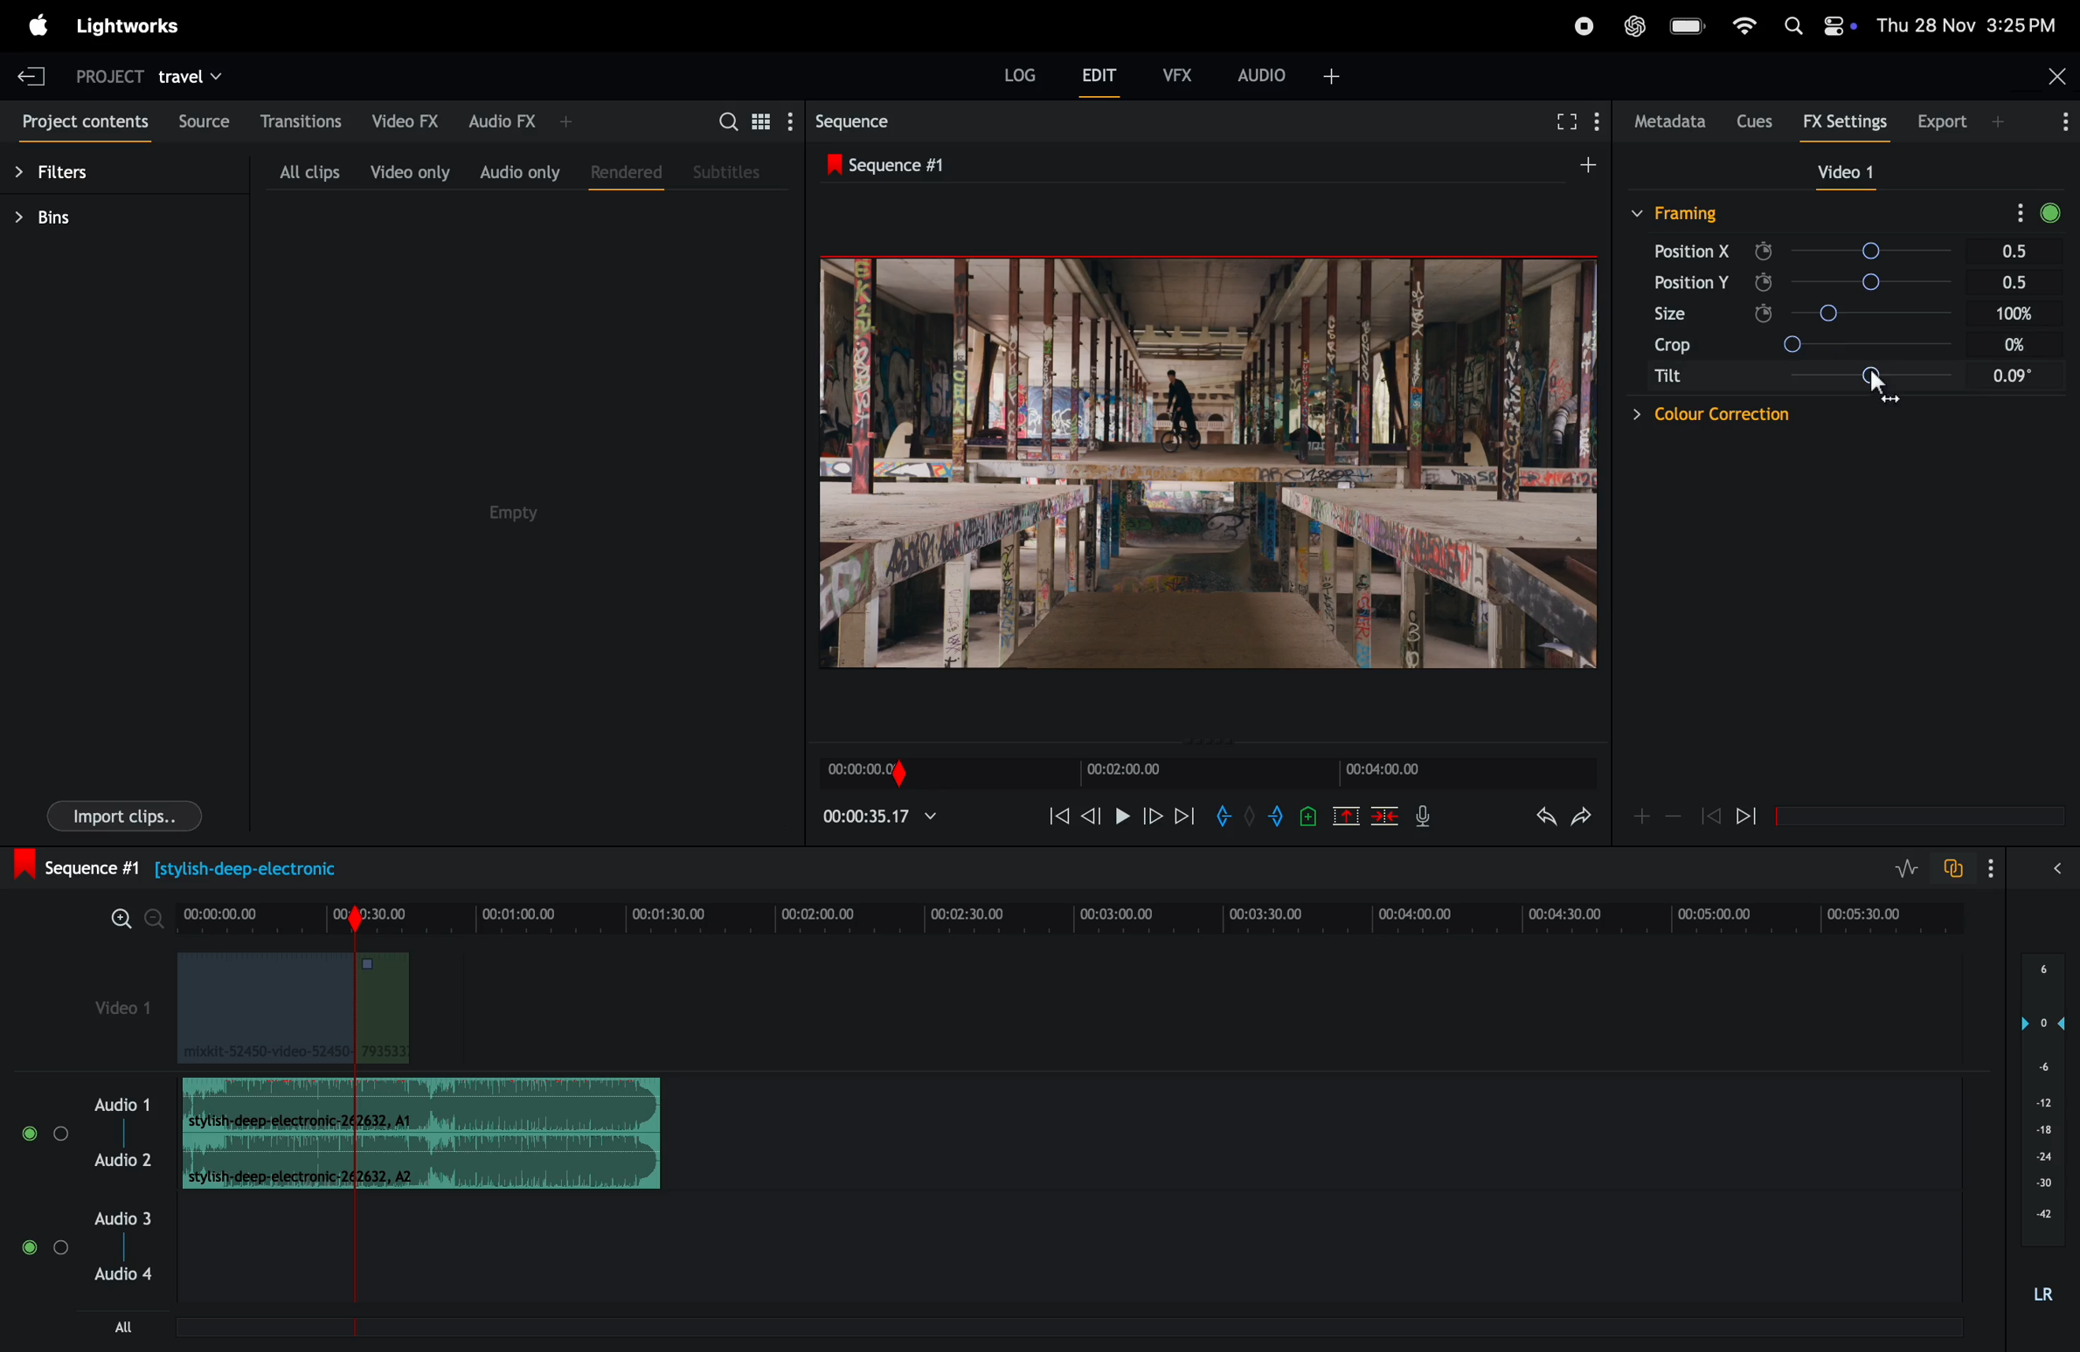 The image size is (2080, 1352). I want to click on filters, so click(69, 167).